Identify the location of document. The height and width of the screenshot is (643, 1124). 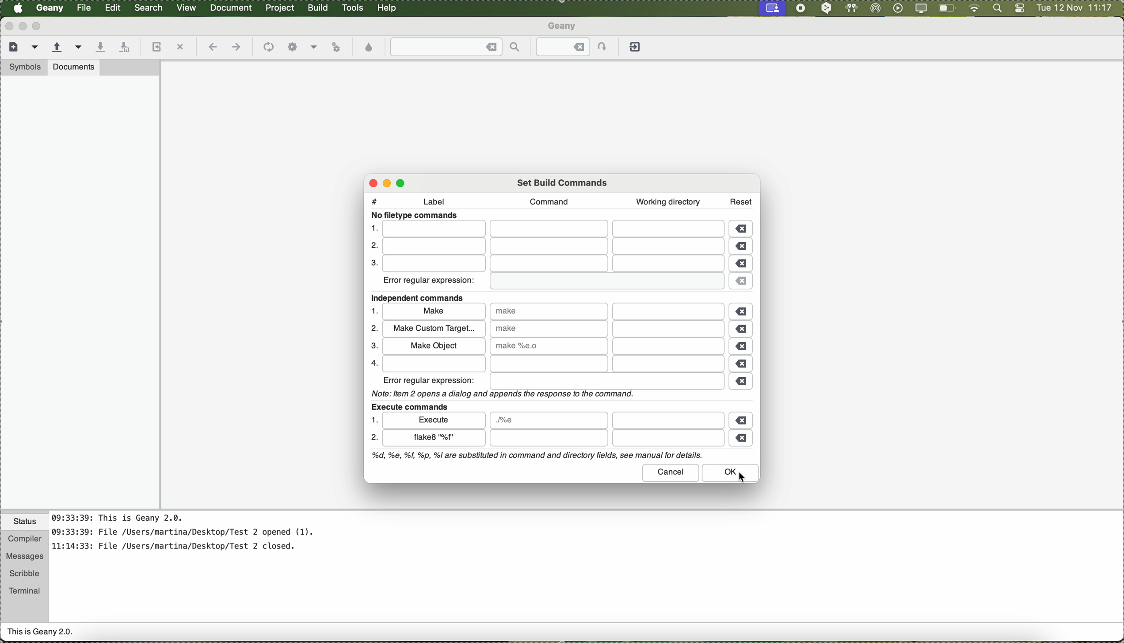
(231, 7).